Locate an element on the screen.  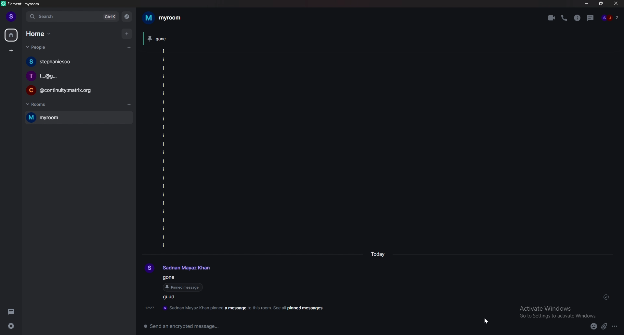
close is located at coordinates (616, 5).